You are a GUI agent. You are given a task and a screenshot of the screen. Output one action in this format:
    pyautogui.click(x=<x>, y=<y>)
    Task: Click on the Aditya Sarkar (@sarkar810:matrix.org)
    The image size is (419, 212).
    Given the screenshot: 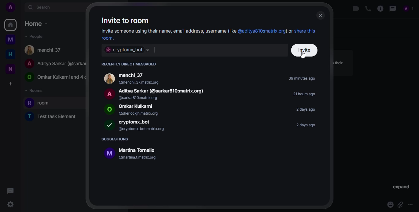 What is the action you would take?
    pyautogui.click(x=161, y=91)
    